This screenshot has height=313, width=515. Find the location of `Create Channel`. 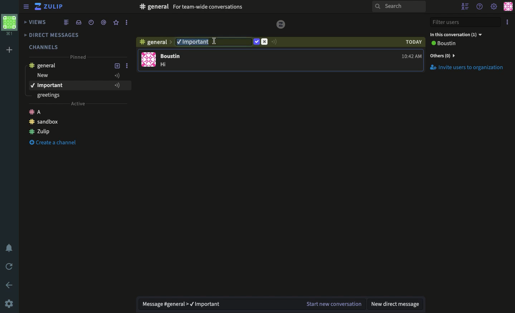

Create Channel is located at coordinates (58, 144).